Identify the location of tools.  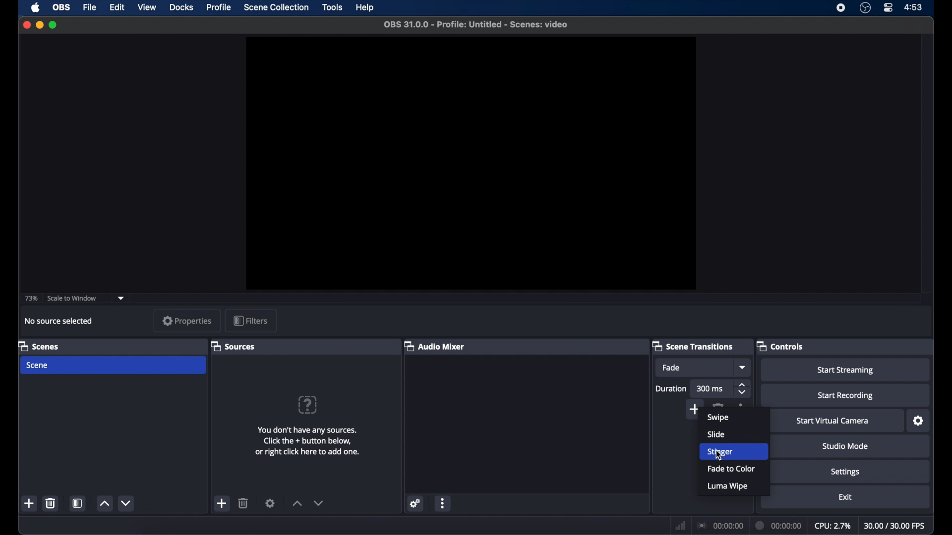
(333, 8).